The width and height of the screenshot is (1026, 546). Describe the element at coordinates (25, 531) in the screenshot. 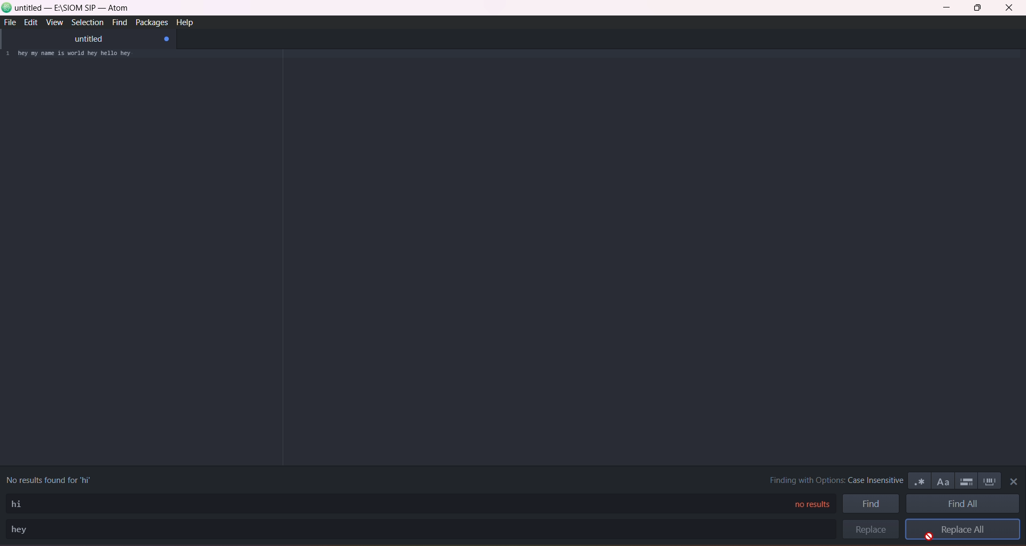

I see `replace text` at that location.